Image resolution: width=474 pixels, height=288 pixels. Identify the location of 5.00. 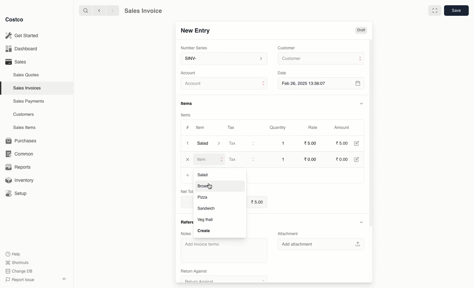
(257, 201).